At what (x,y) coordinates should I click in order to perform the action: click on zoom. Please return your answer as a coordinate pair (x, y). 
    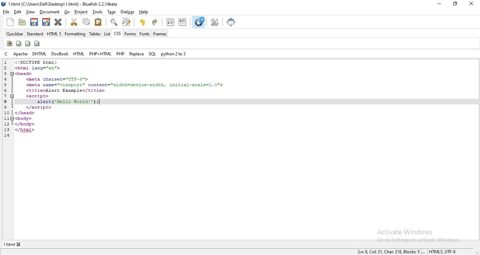
    Looking at the image, I should click on (113, 22).